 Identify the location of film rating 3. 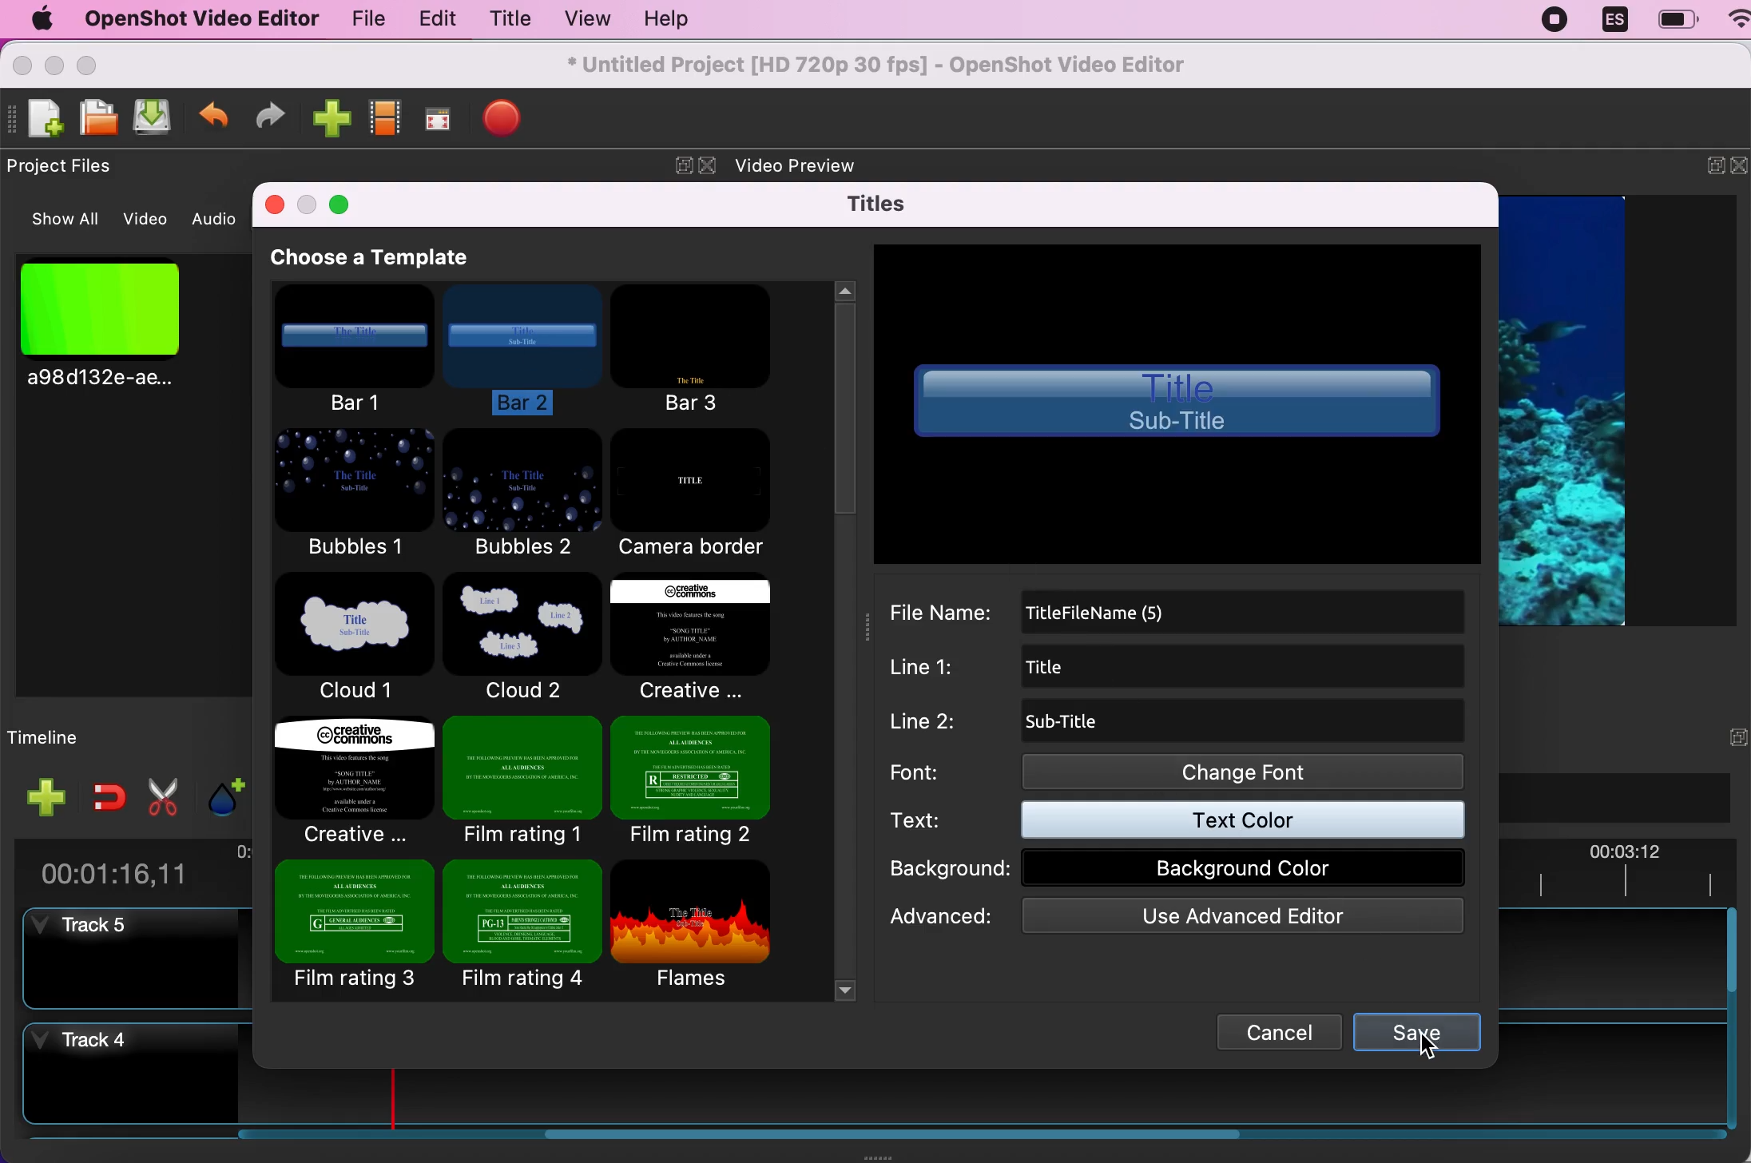
(355, 931).